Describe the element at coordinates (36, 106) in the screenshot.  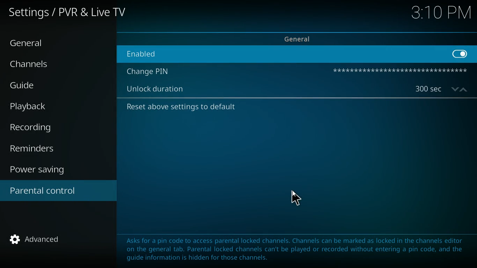
I see `palyback` at that location.